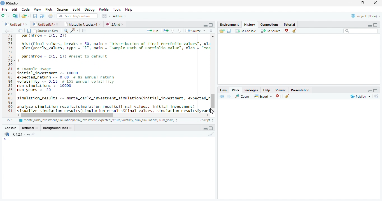  Describe the element at coordinates (77, 16) in the screenshot. I see `Go to file/function` at that location.